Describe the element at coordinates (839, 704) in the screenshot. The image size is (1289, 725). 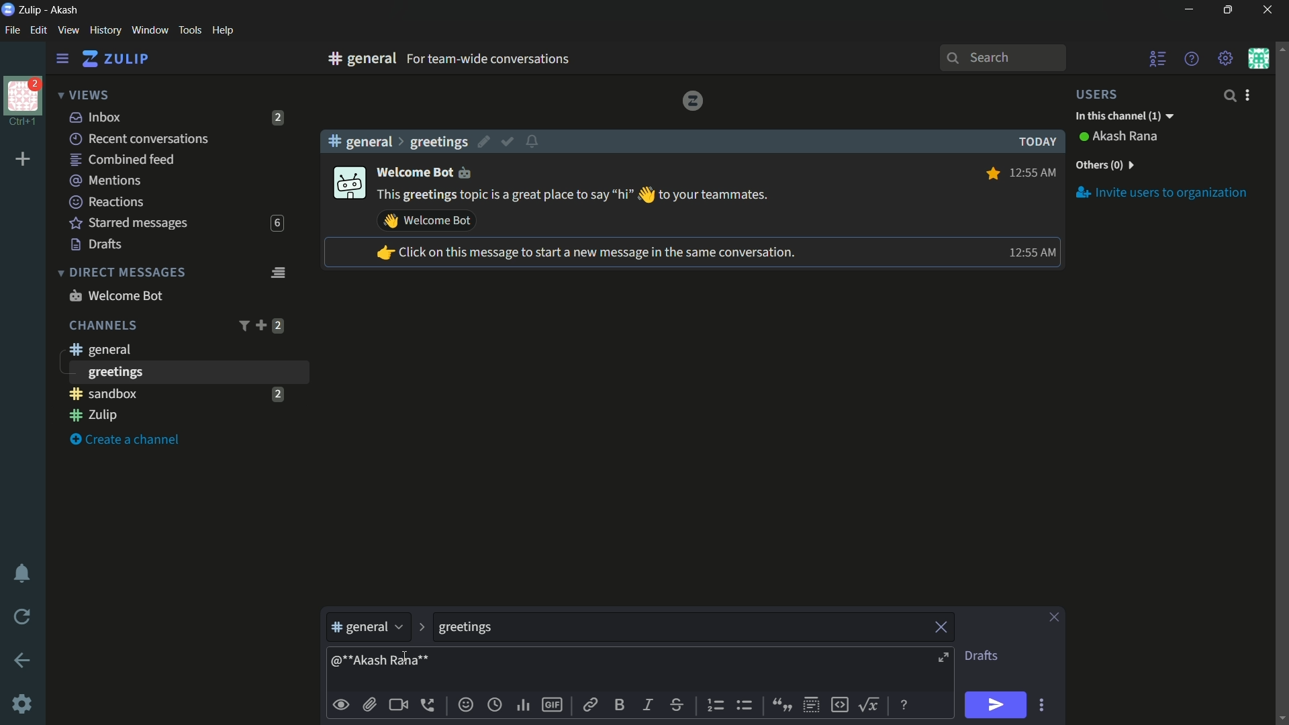
I see `code` at that location.